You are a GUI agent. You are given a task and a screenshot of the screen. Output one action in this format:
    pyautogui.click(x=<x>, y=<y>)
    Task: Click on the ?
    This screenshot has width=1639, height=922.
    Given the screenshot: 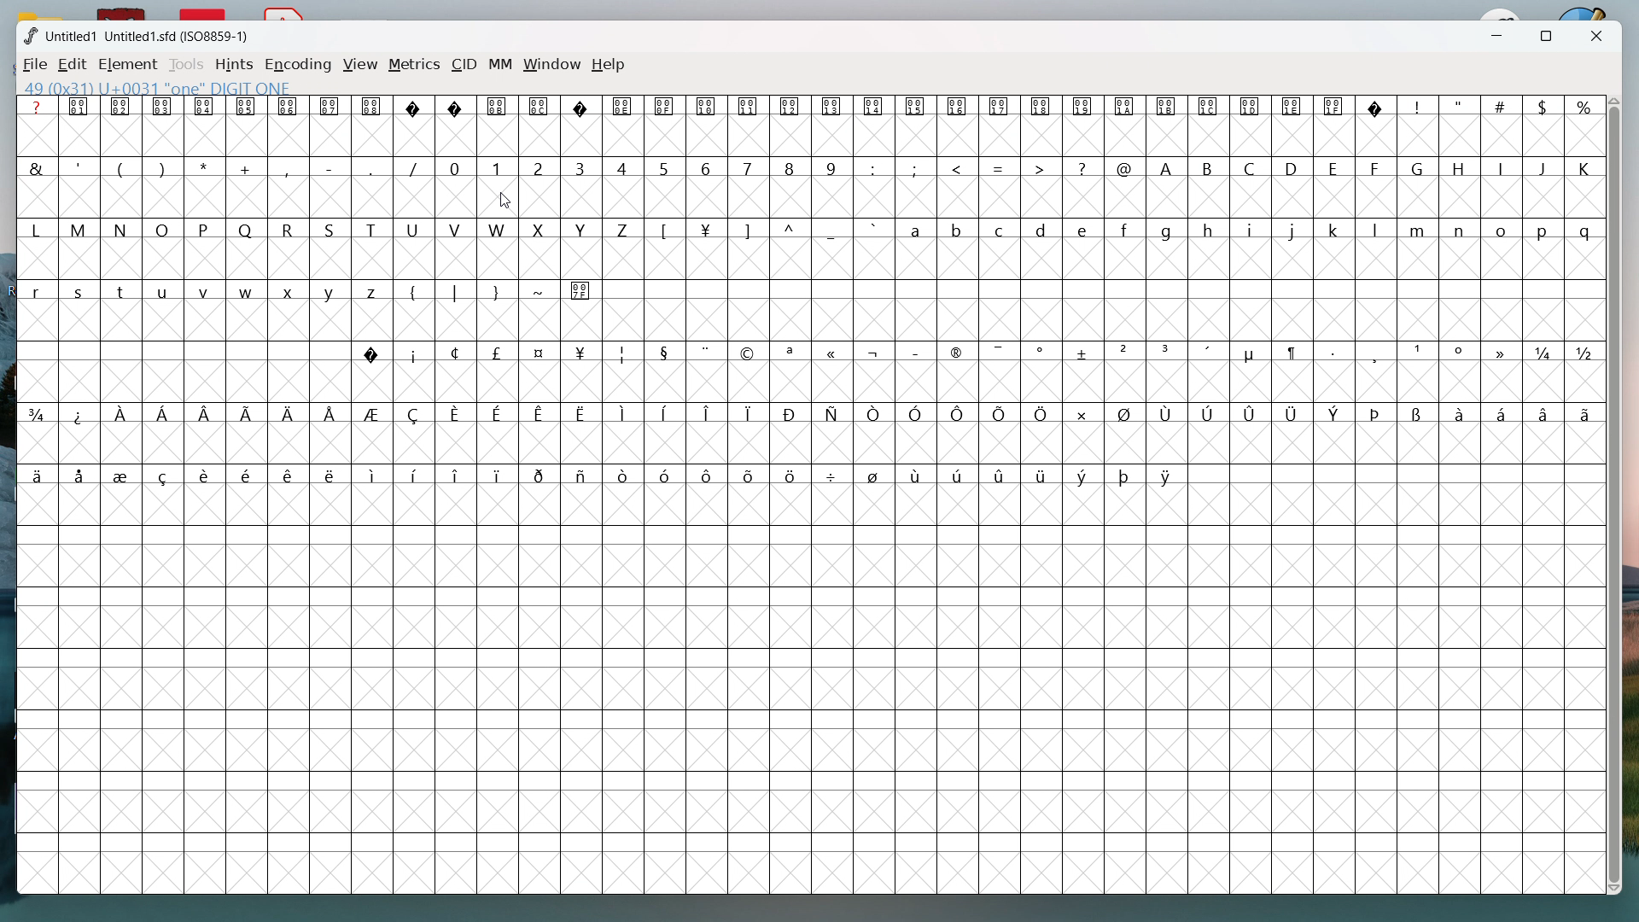 What is the action you would take?
    pyautogui.click(x=1083, y=167)
    